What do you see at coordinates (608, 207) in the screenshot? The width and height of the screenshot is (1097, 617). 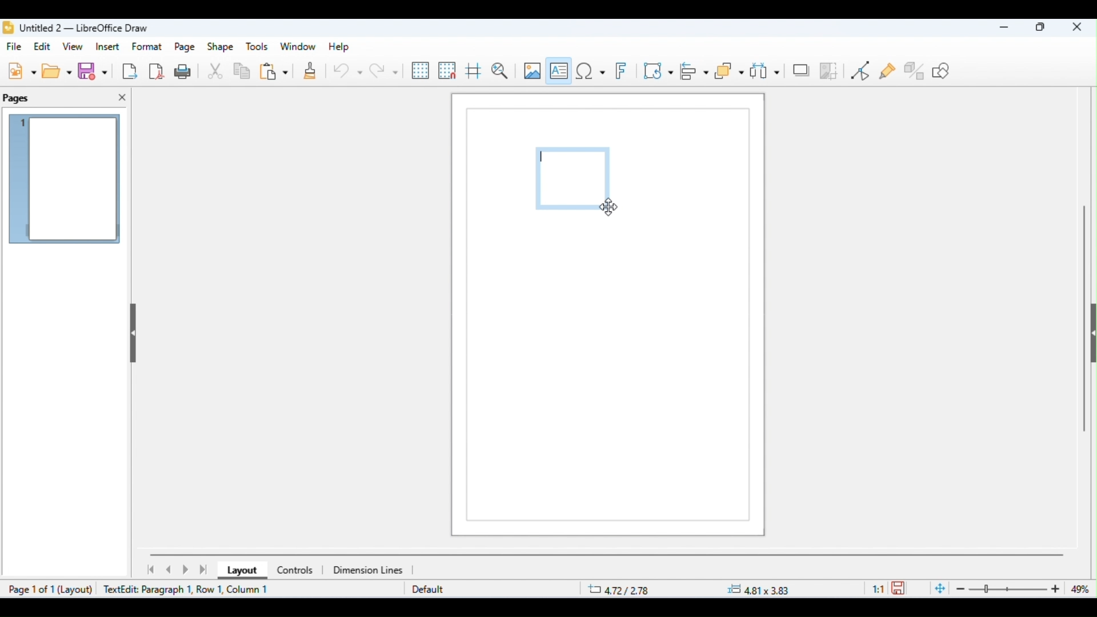 I see `cursor` at bounding box center [608, 207].